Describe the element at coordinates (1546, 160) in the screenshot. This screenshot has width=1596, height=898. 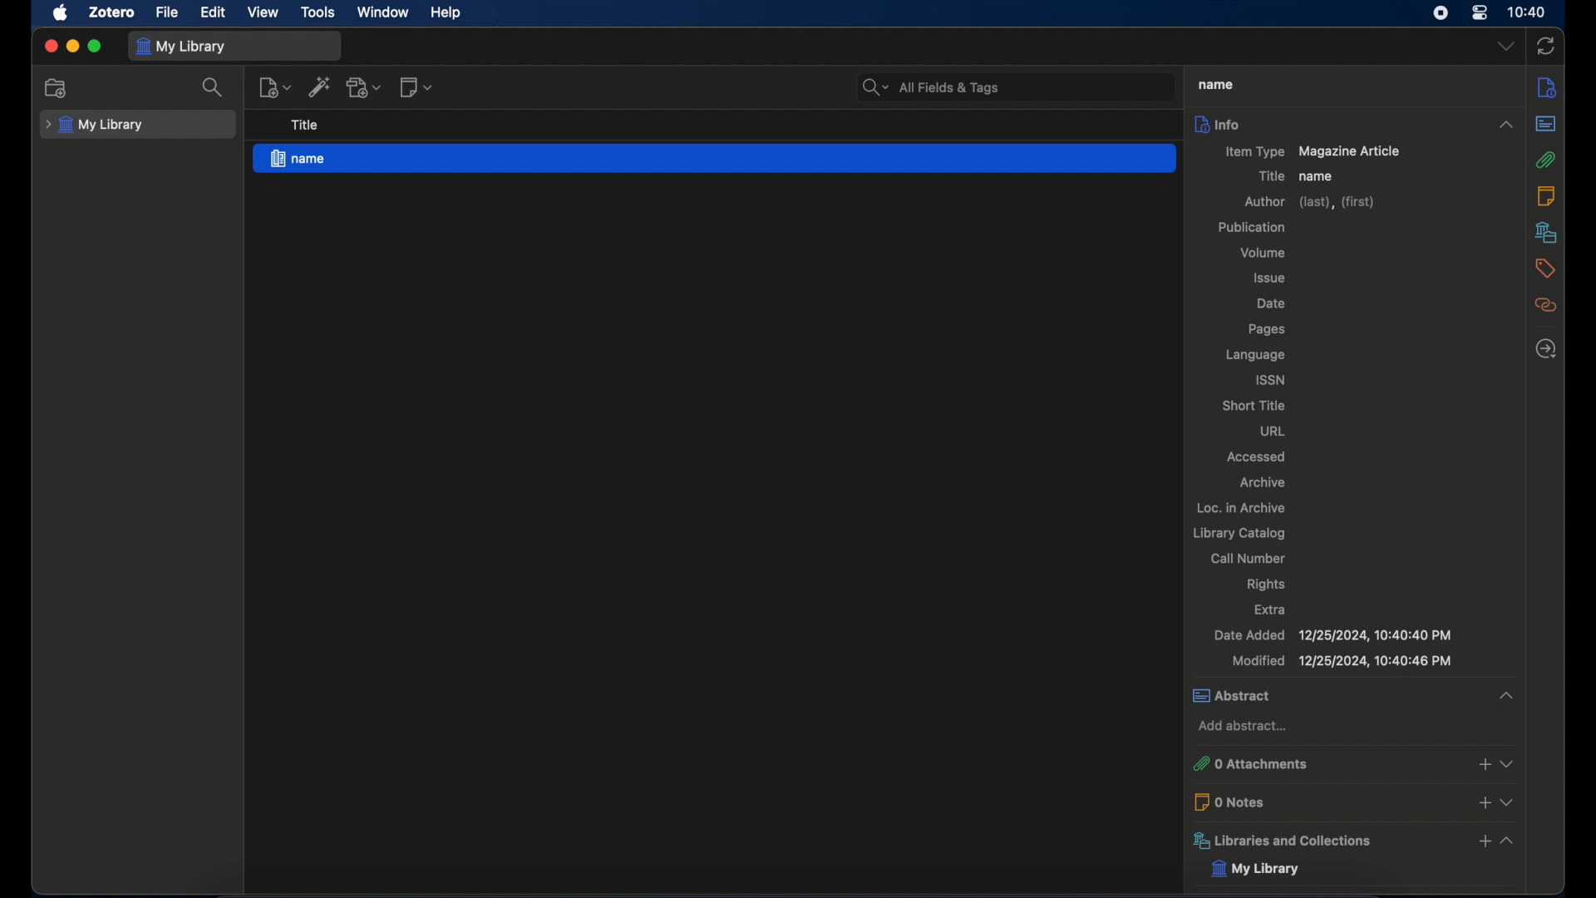
I see `attachments` at that location.